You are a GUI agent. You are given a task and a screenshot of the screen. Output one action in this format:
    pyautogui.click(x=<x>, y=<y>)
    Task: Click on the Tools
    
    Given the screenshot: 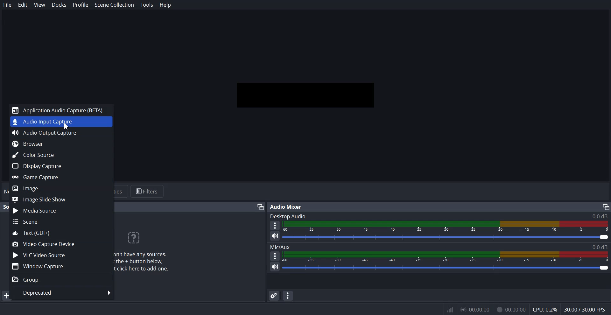 What is the action you would take?
    pyautogui.click(x=147, y=5)
    